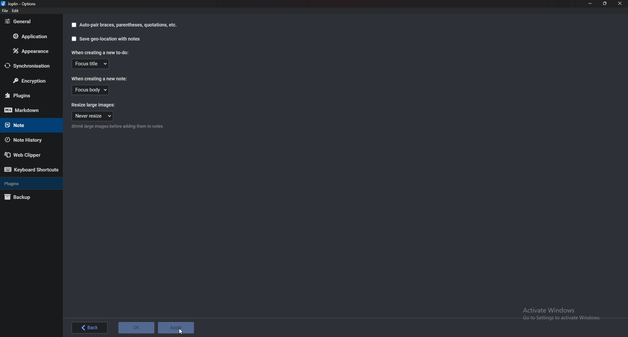 The width and height of the screenshot is (628, 337). Describe the element at coordinates (129, 25) in the screenshot. I see `Autopair braces parenthesis quotation Etcetera` at that location.